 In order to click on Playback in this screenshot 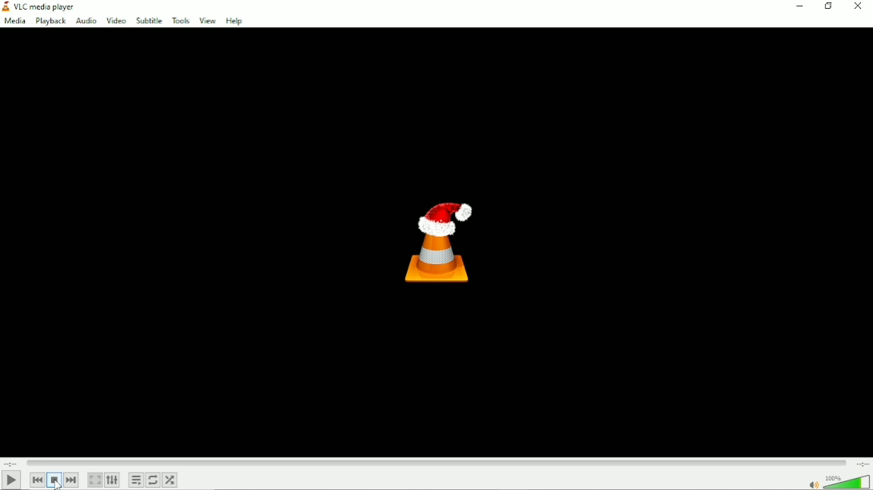, I will do `click(51, 21)`.